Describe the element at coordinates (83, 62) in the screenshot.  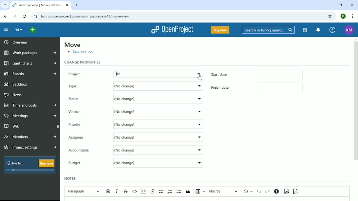
I see `Change properties` at that location.